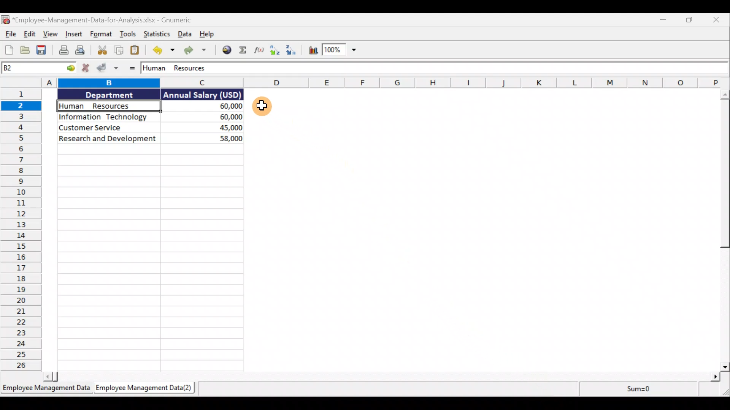 This screenshot has height=410, width=730. Describe the element at coordinates (39, 68) in the screenshot. I see `Cell name` at that location.